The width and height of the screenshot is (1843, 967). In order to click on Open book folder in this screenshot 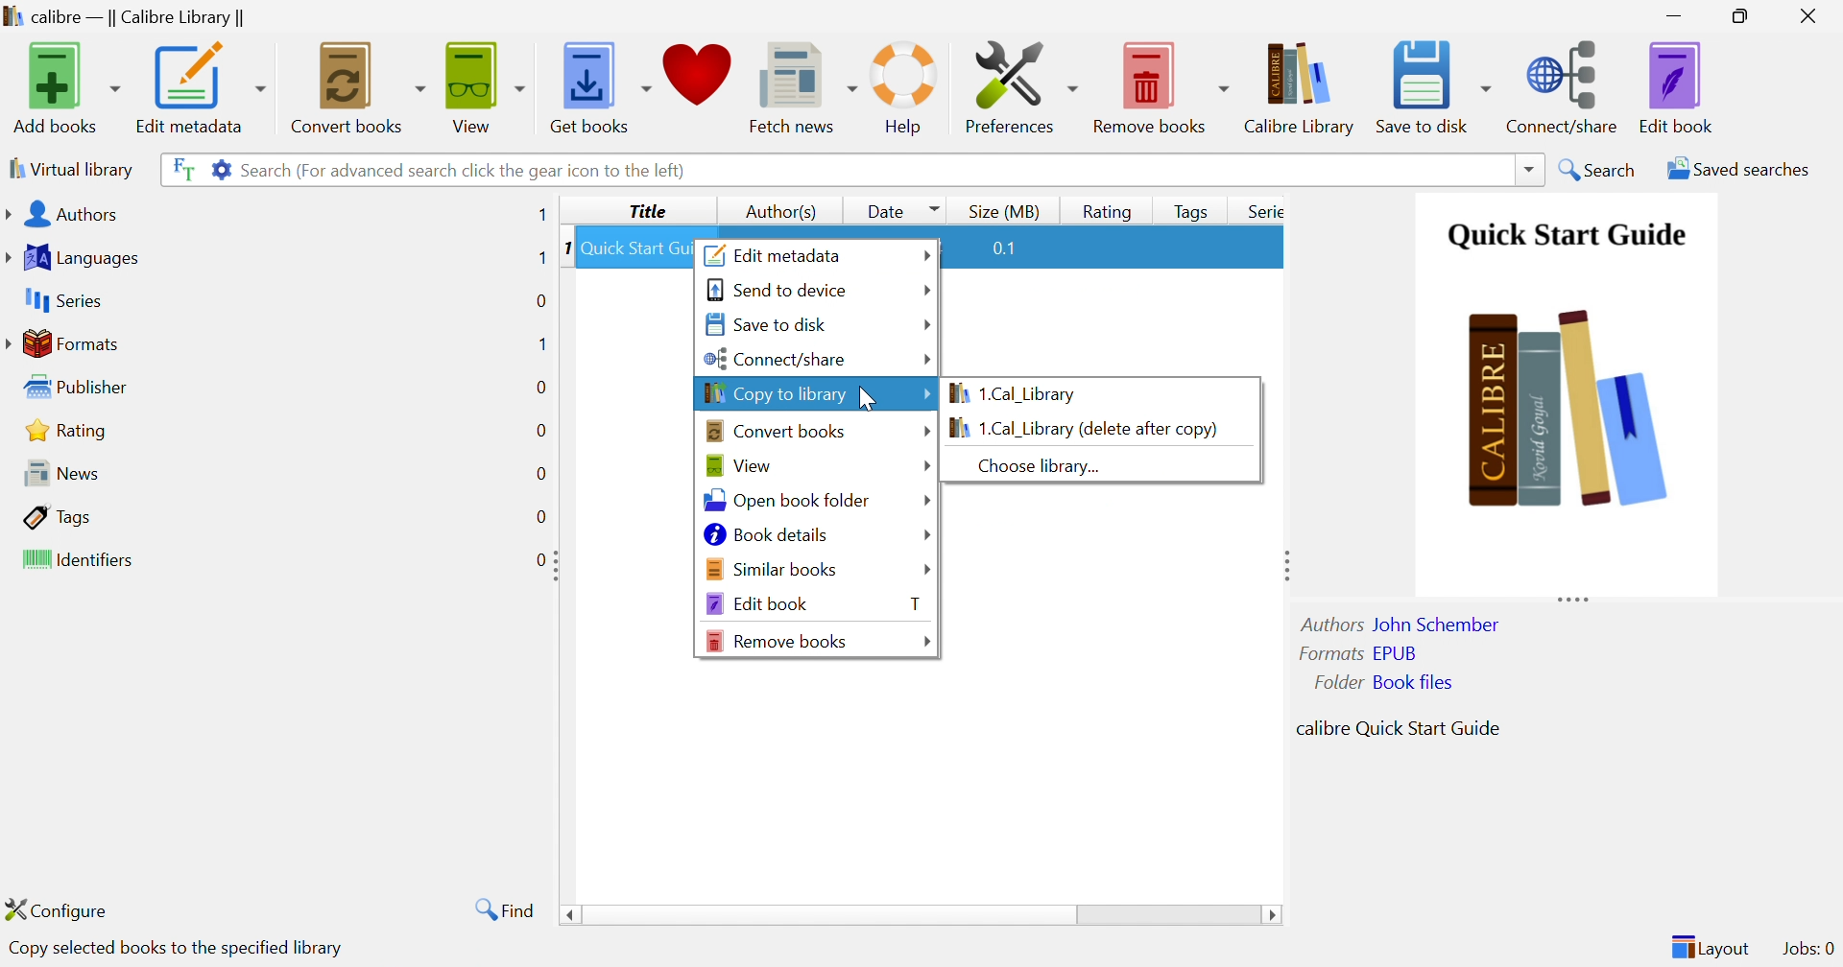, I will do `click(786, 499)`.